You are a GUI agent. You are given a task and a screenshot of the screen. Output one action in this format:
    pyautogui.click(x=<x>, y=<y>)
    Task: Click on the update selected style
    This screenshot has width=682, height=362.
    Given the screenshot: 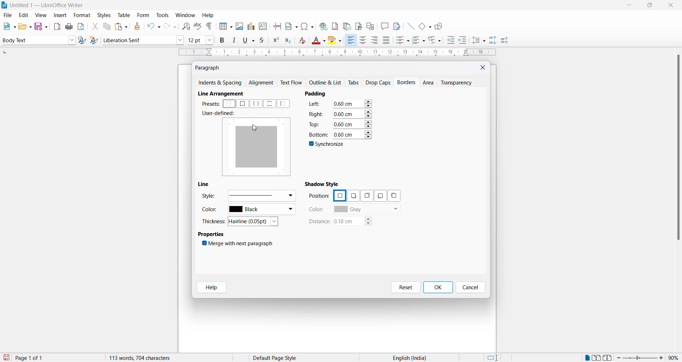 What is the action you would take?
    pyautogui.click(x=83, y=40)
    